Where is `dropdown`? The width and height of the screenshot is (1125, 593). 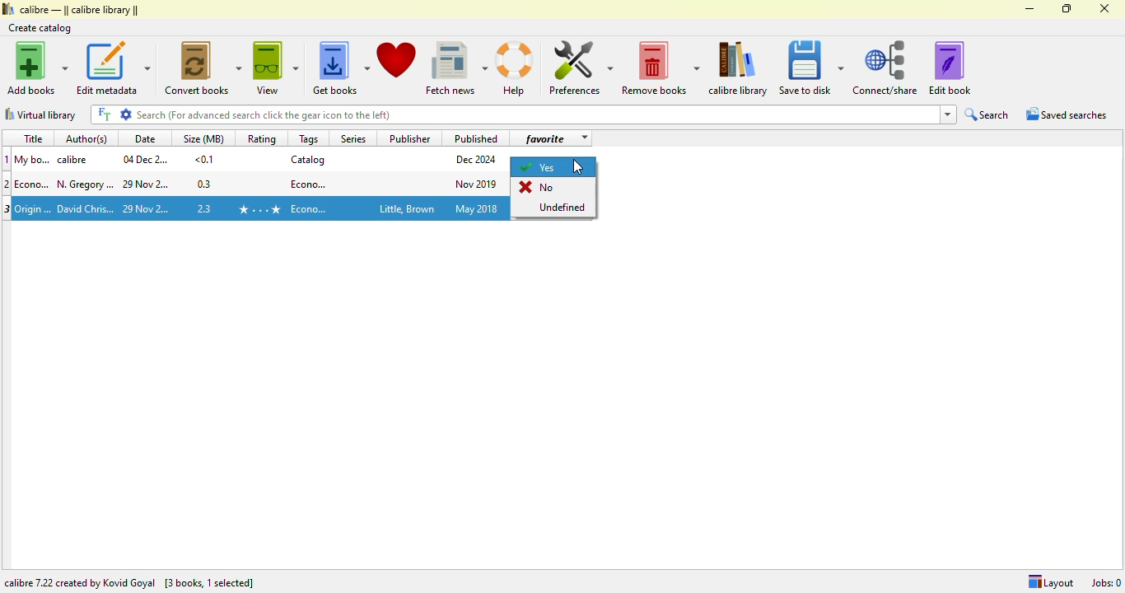 dropdown is located at coordinates (947, 114).